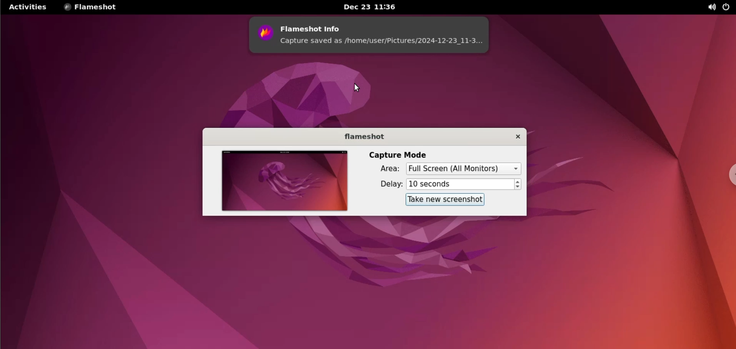 This screenshot has height=349, width=736. I want to click on take new screenshot, so click(444, 199).